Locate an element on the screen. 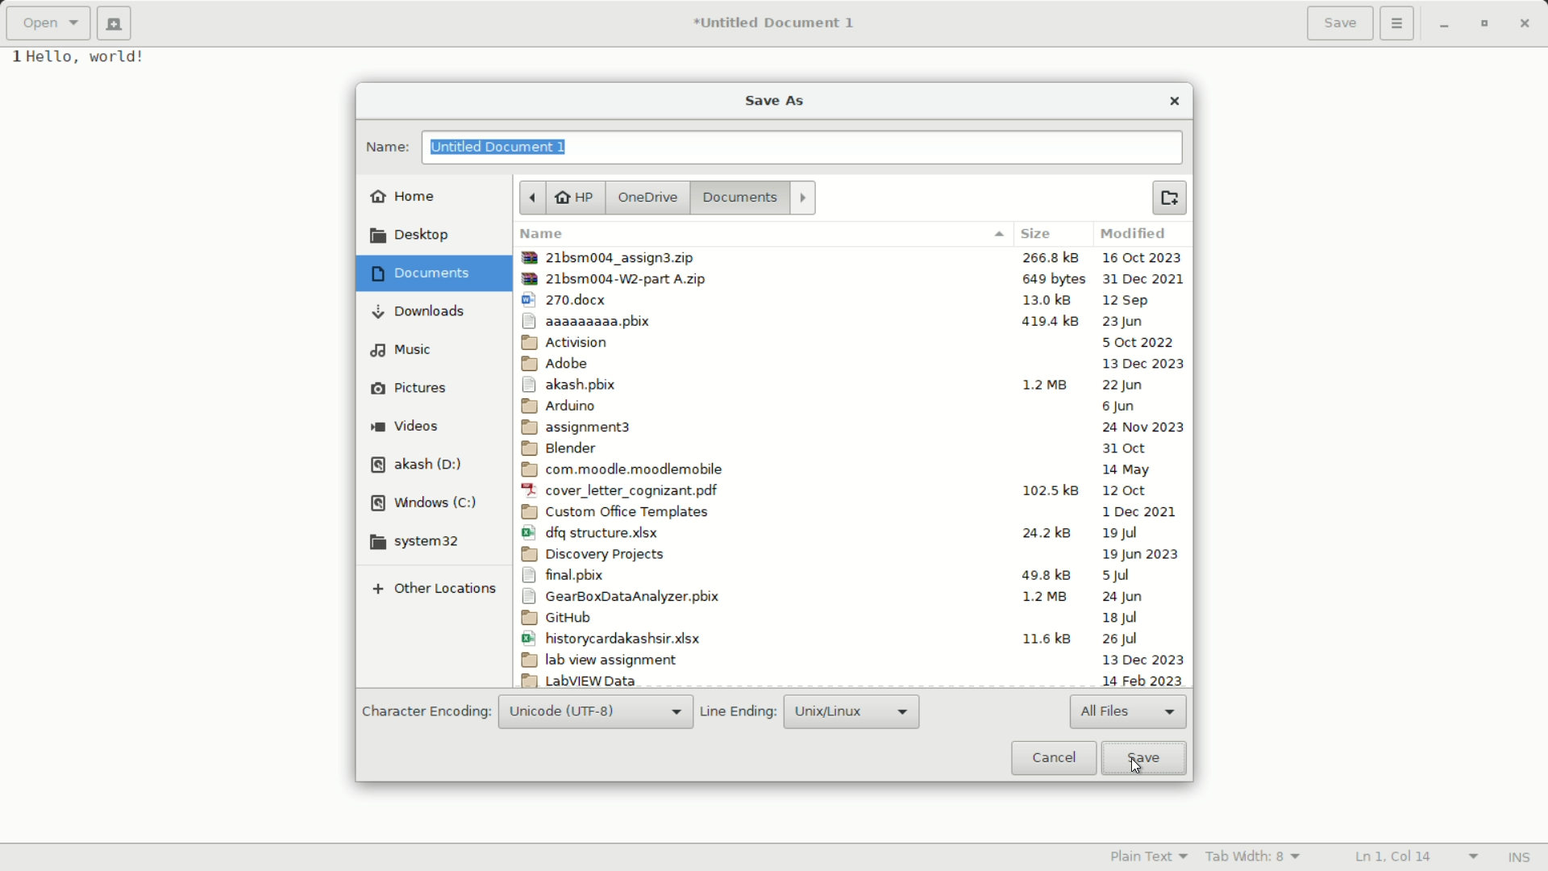 This screenshot has width=1548, height=871. cursor is located at coordinates (1135, 766).